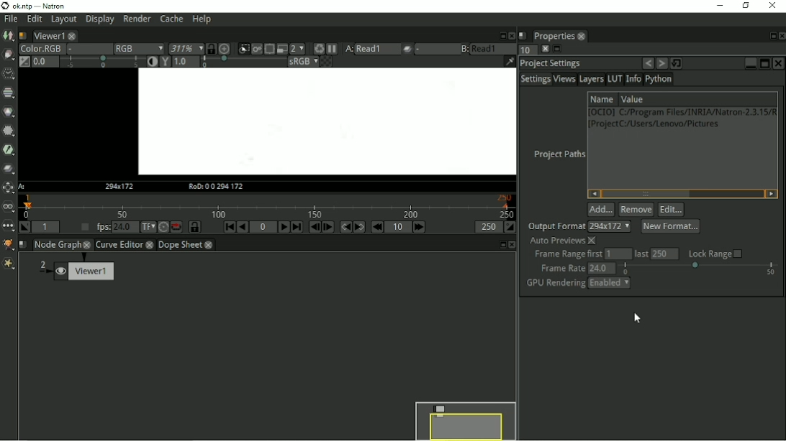 This screenshot has width=786, height=441. What do you see at coordinates (748, 63) in the screenshot?
I see `Minimize` at bounding box center [748, 63].